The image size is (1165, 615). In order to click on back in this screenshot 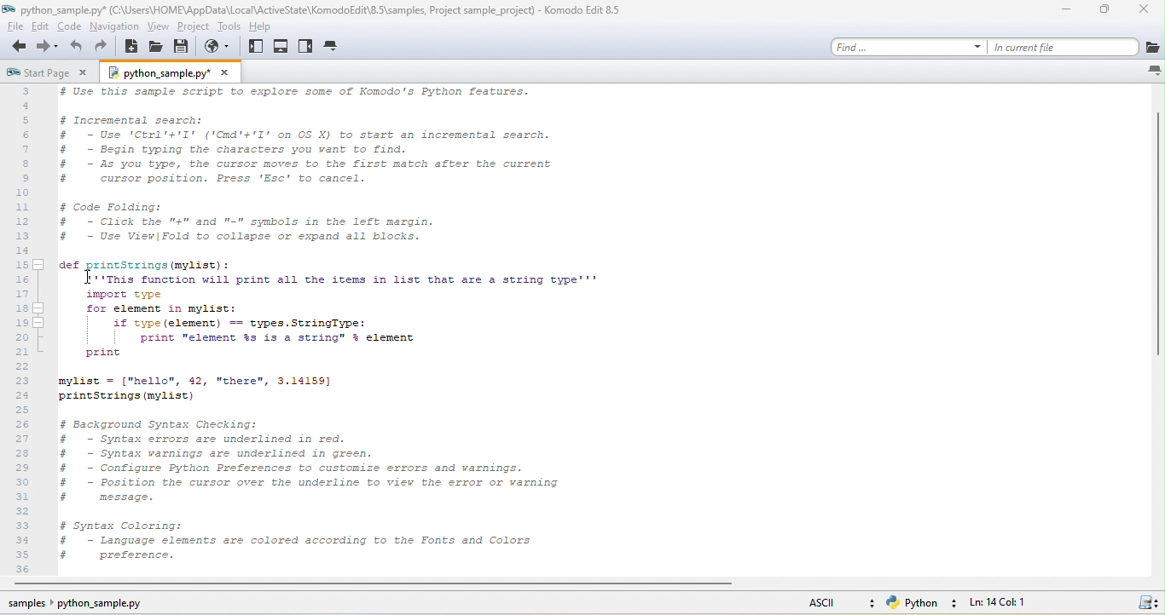, I will do `click(16, 49)`.